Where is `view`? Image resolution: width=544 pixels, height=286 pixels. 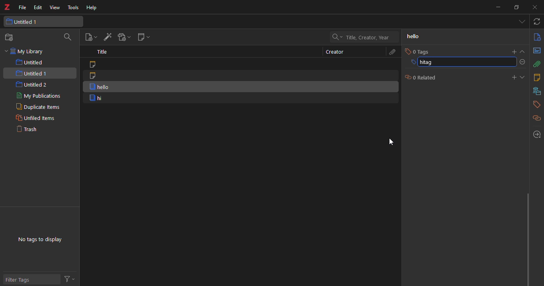 view is located at coordinates (54, 8).